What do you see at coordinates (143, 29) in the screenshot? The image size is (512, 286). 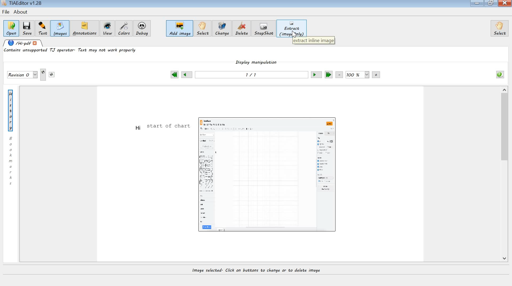 I see `debug` at bounding box center [143, 29].